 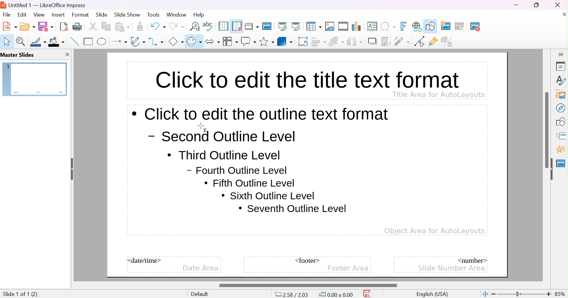 I want to click on basic shapes, so click(x=176, y=41).